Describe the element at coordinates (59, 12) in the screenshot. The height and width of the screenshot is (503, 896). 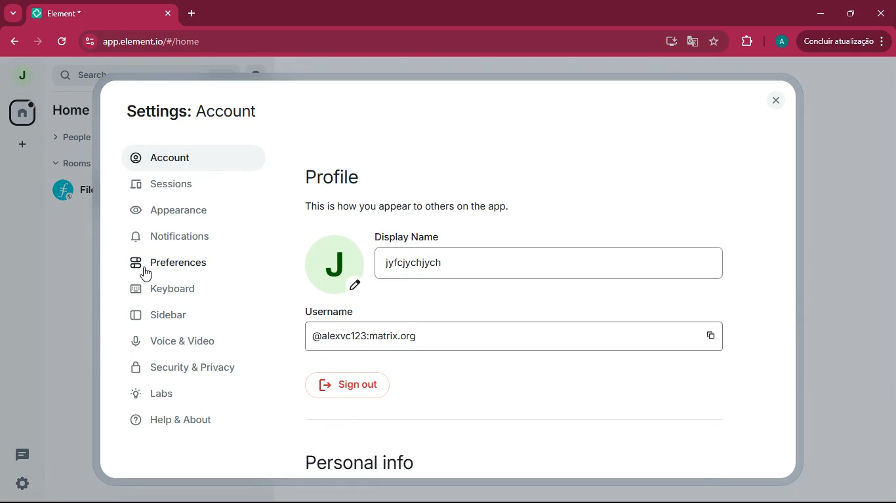
I see `element*` at that location.